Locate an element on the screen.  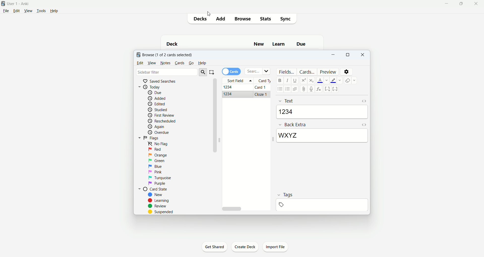
reschedule is located at coordinates (161, 121).